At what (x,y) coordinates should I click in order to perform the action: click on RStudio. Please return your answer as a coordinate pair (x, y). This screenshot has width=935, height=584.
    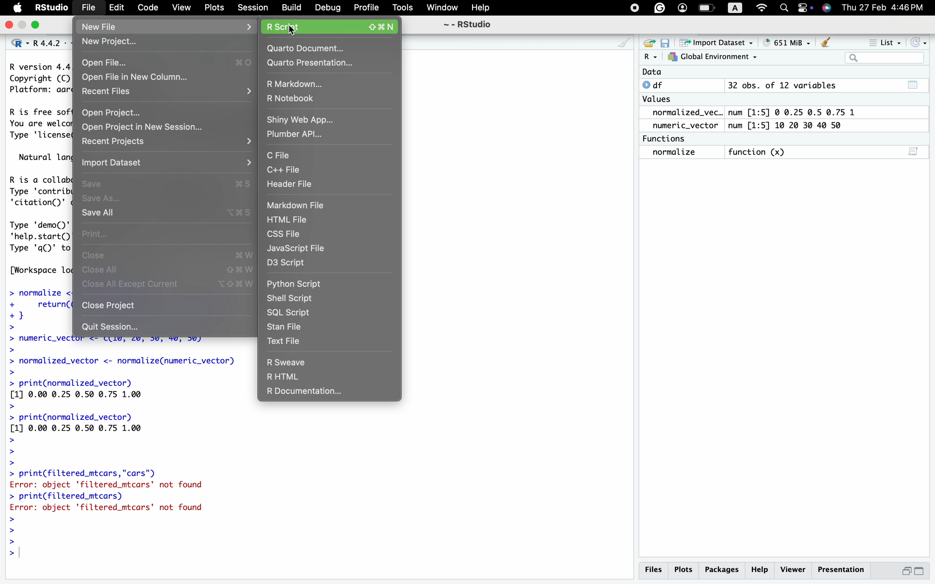
    Looking at the image, I should click on (52, 8).